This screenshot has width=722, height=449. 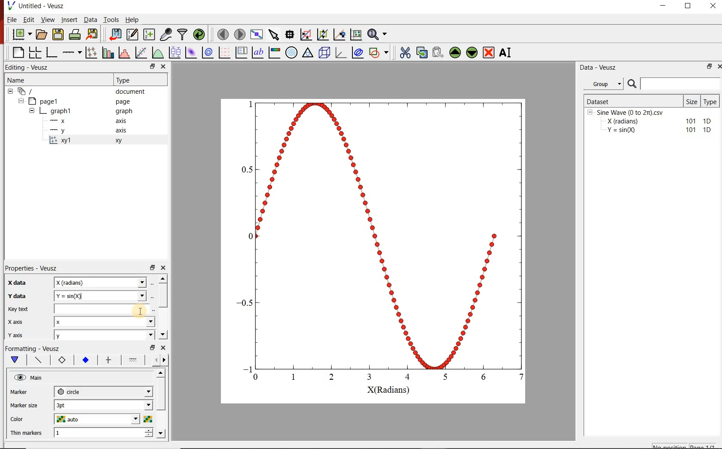 What do you see at coordinates (37, 359) in the screenshot?
I see `options` at bounding box center [37, 359].